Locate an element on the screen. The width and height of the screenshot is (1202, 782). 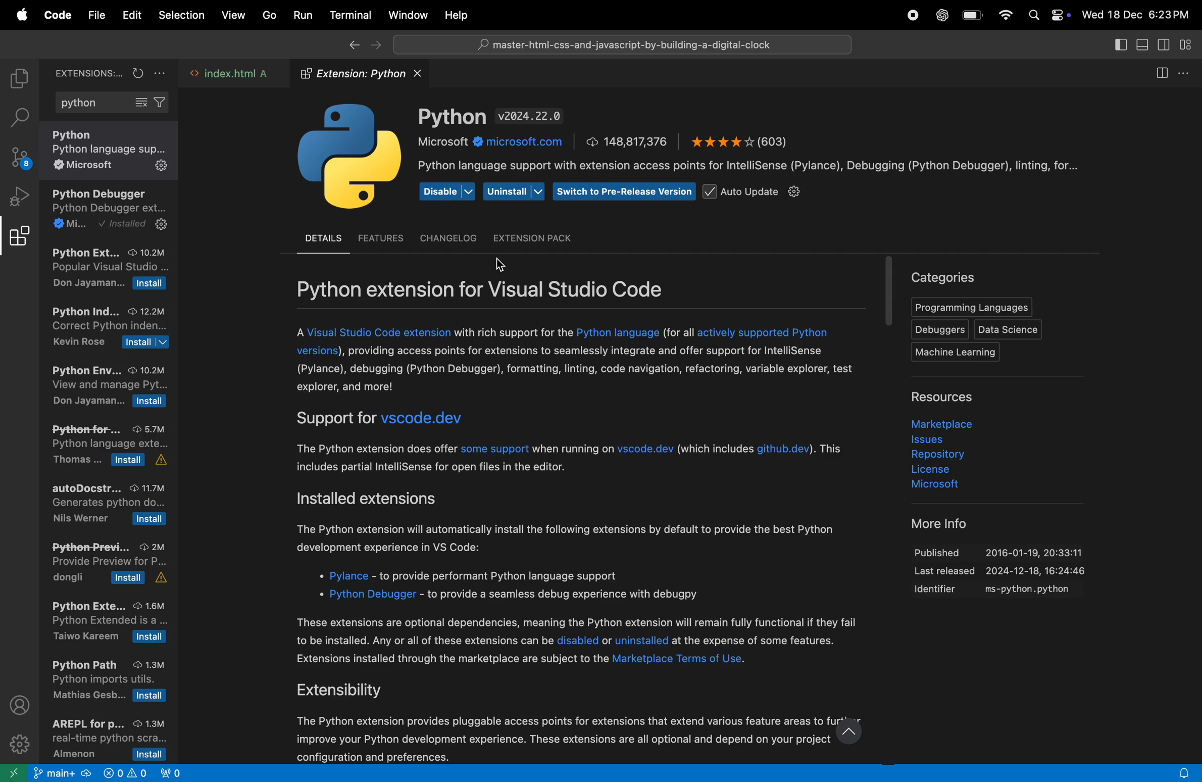
view port  is located at coordinates (177, 772).